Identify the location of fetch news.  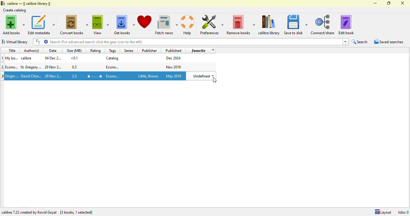
(166, 25).